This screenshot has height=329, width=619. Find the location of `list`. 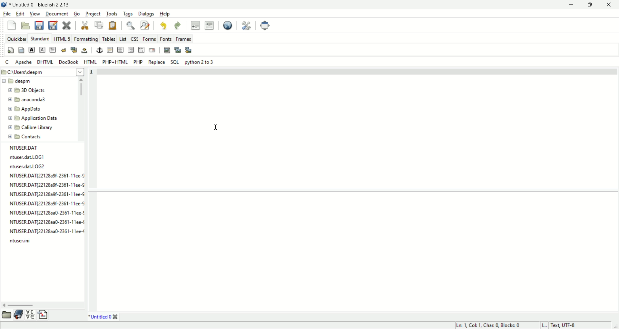

list is located at coordinates (123, 39).